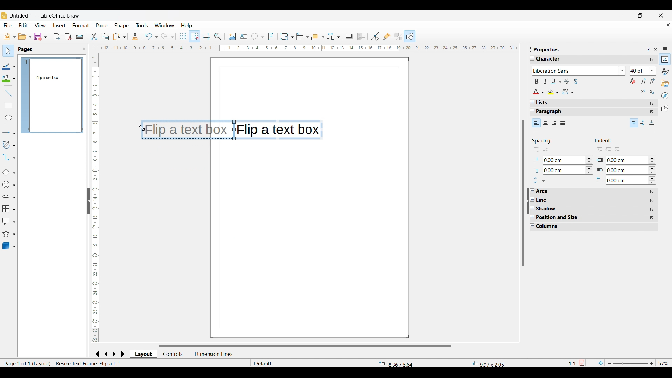 Image resolution: width=672 pixels, height=378 pixels. What do you see at coordinates (665, 49) in the screenshot?
I see `Sidebar settings` at bounding box center [665, 49].